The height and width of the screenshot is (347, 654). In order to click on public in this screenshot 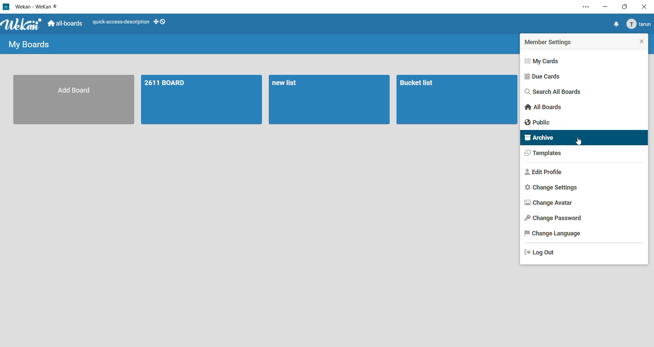, I will do `click(539, 123)`.